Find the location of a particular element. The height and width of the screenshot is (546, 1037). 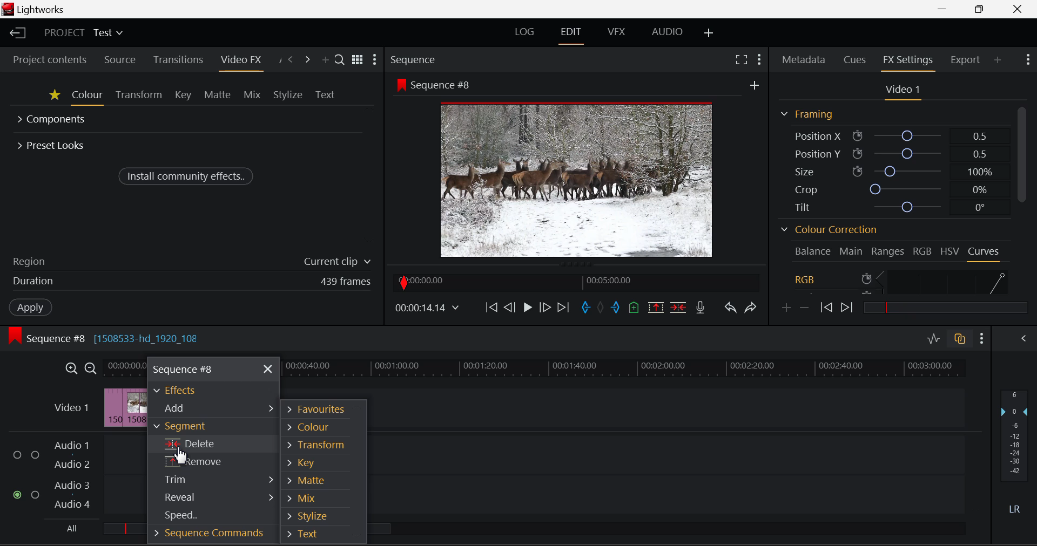

Cues is located at coordinates (855, 60).